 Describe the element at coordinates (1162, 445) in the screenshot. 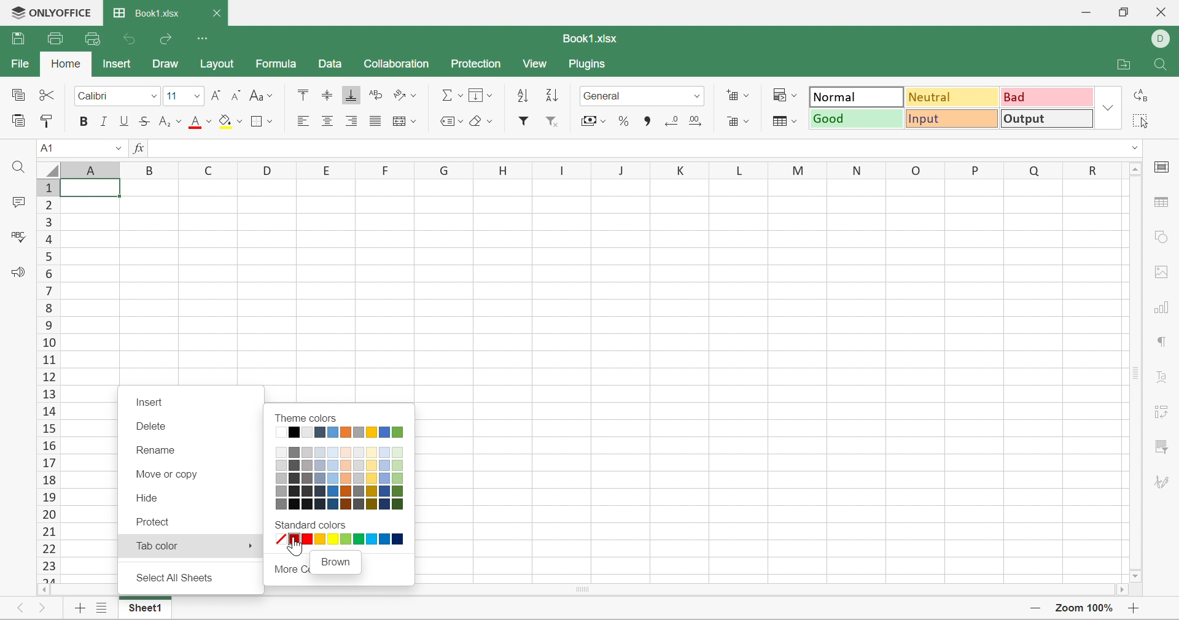

I see `Filter settings` at that location.